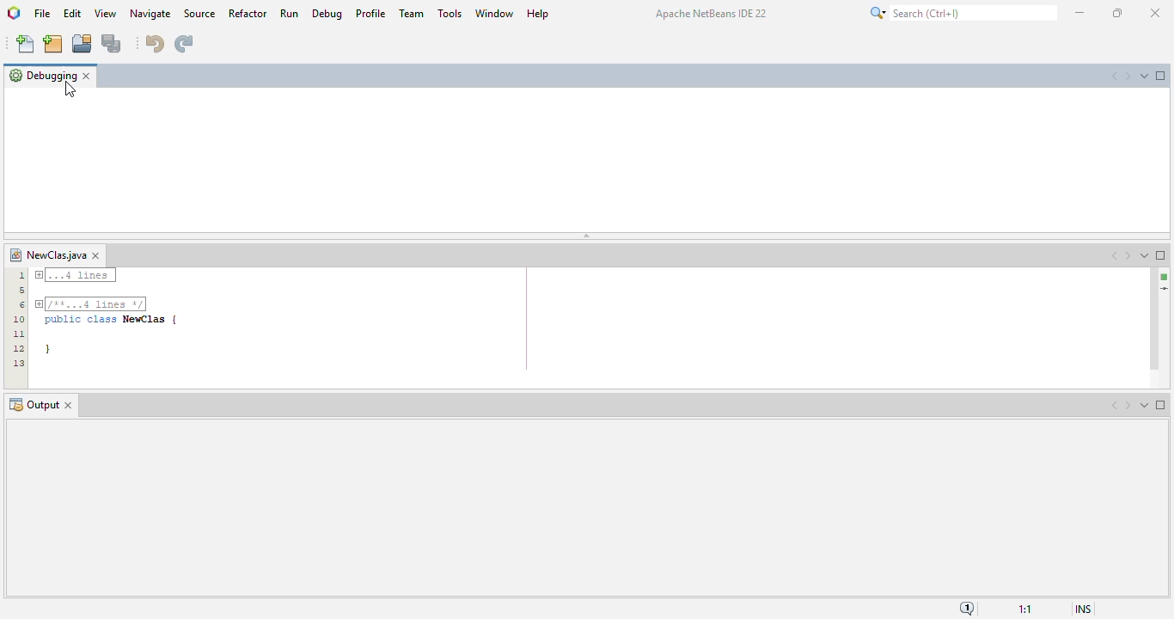 The width and height of the screenshot is (1174, 619). What do you see at coordinates (151, 14) in the screenshot?
I see `navigate` at bounding box center [151, 14].